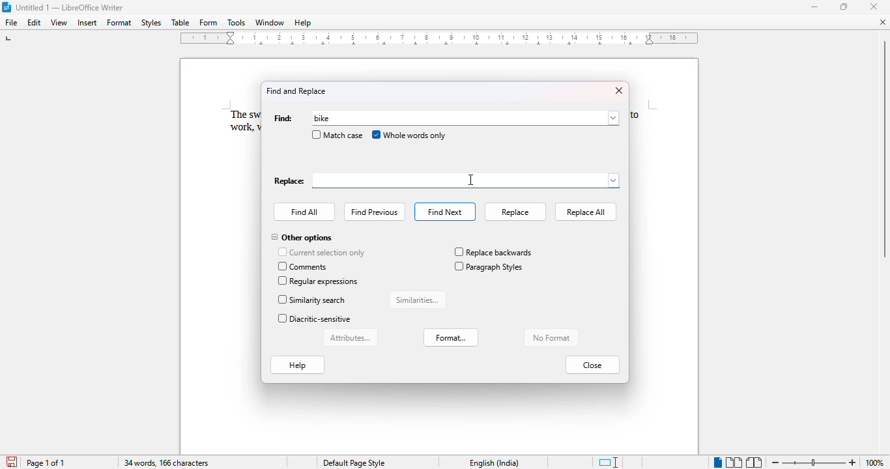 The image size is (890, 469). I want to click on typing, so click(321, 118).